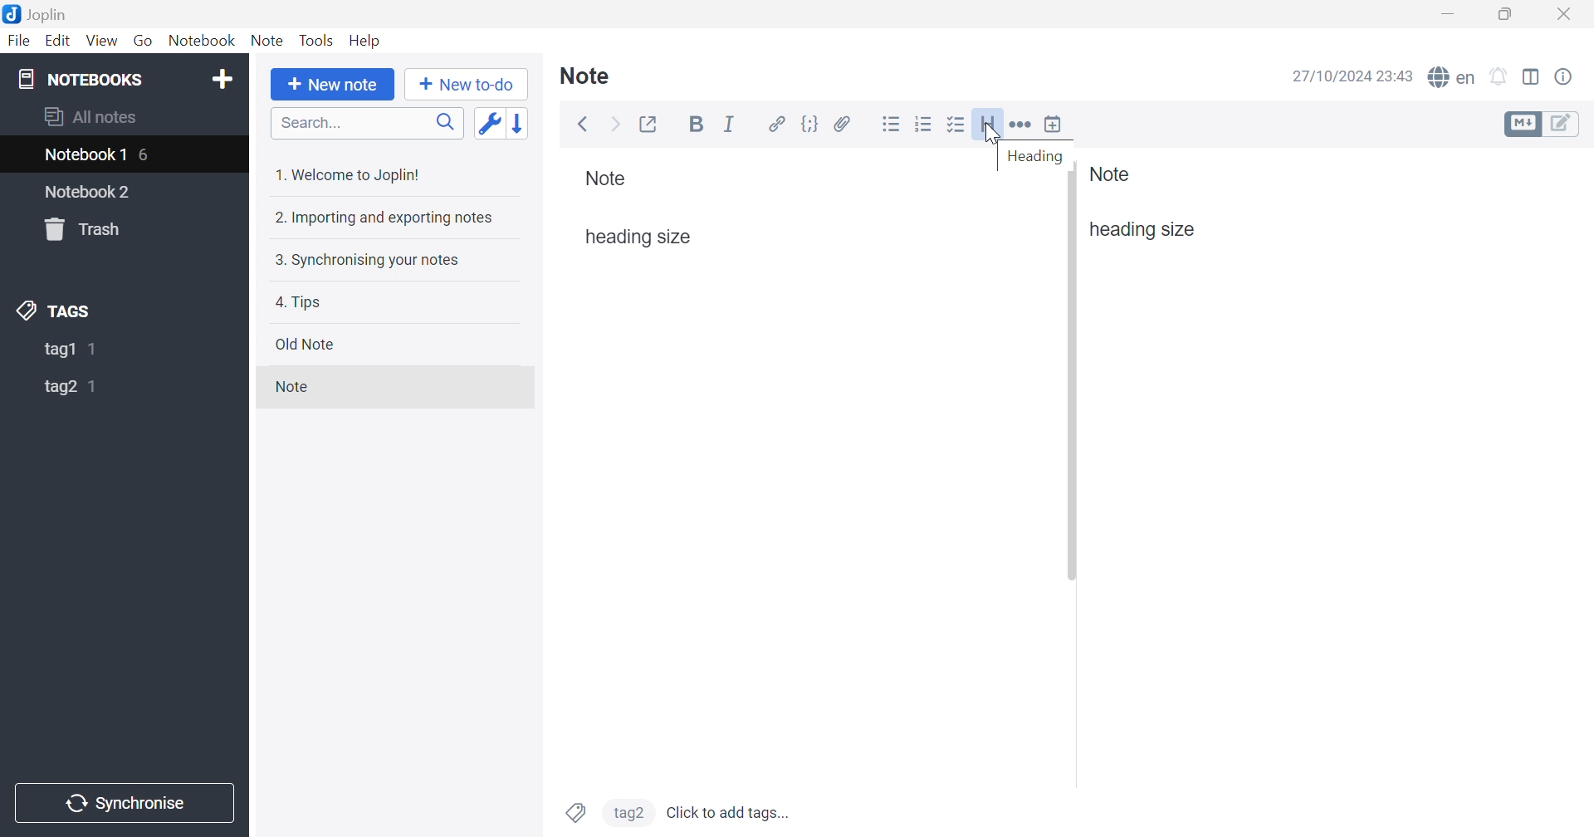  Describe the element at coordinates (222, 78) in the screenshot. I see `Add notebook` at that location.